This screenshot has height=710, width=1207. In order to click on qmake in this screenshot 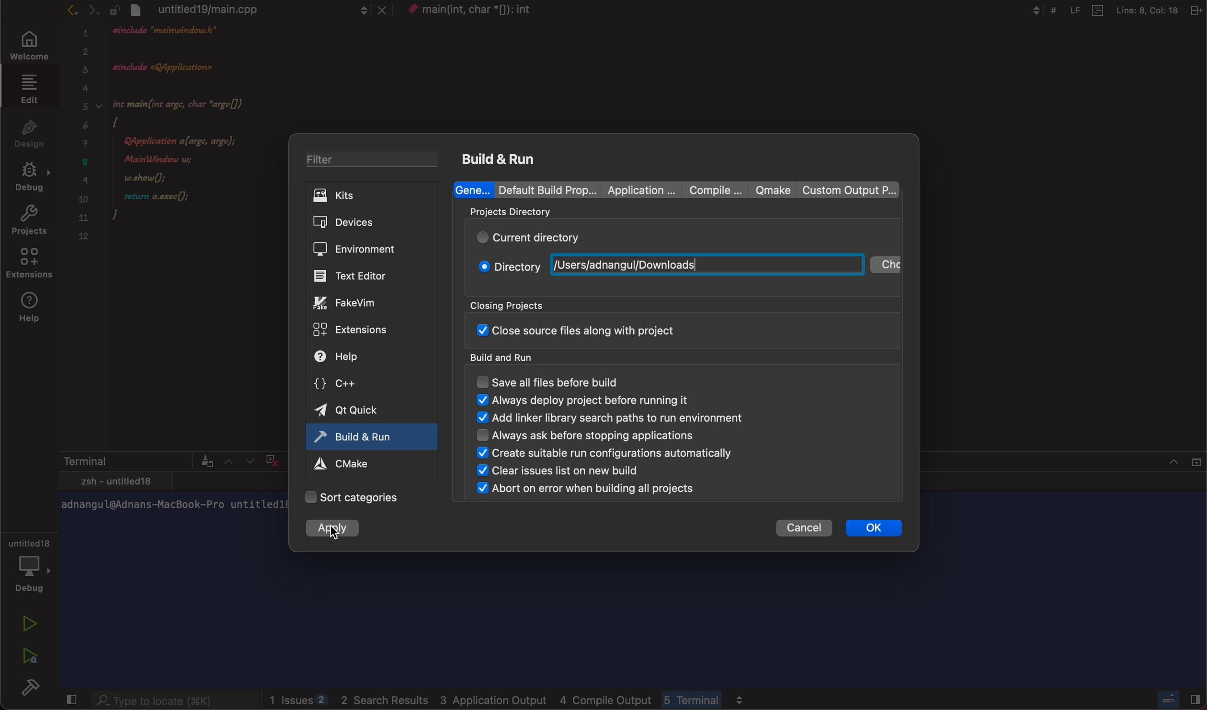, I will do `click(773, 191)`.